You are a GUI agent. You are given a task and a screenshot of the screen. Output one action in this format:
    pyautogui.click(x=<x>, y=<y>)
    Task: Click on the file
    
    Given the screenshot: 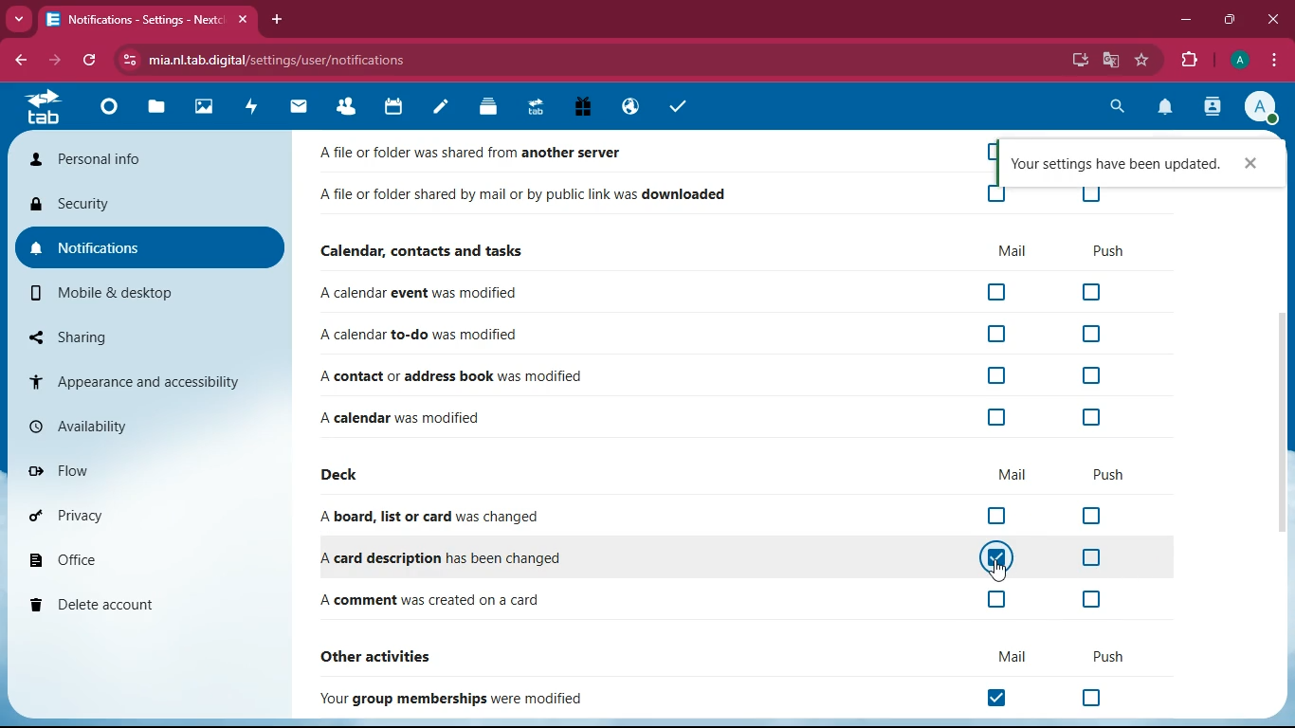 What is the action you would take?
    pyautogui.click(x=154, y=107)
    